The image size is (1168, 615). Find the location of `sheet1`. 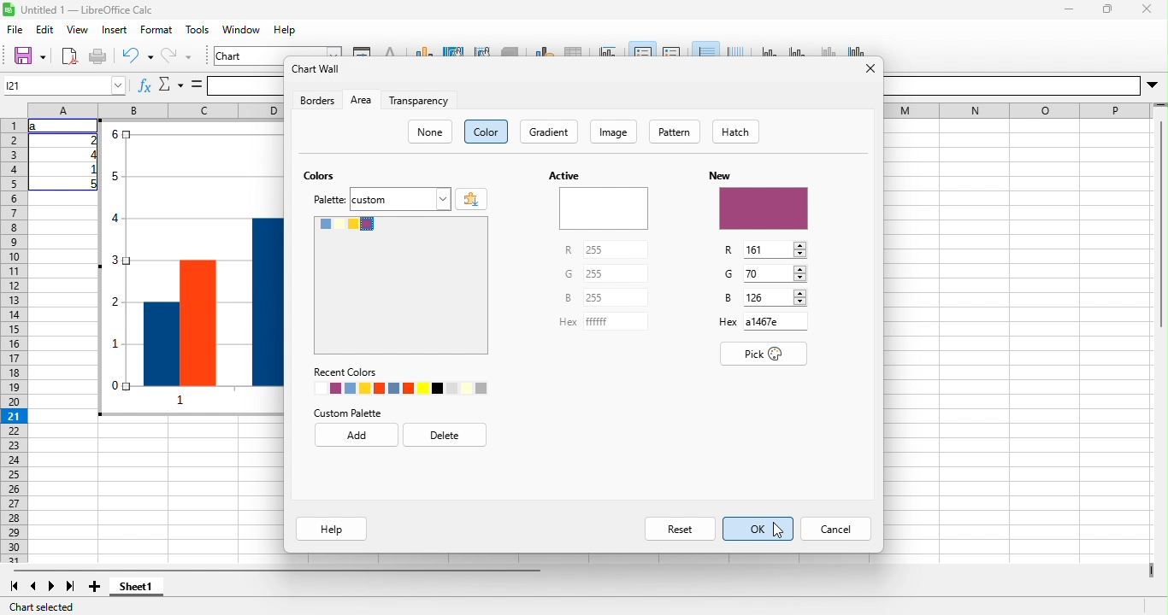

sheet1 is located at coordinates (136, 586).